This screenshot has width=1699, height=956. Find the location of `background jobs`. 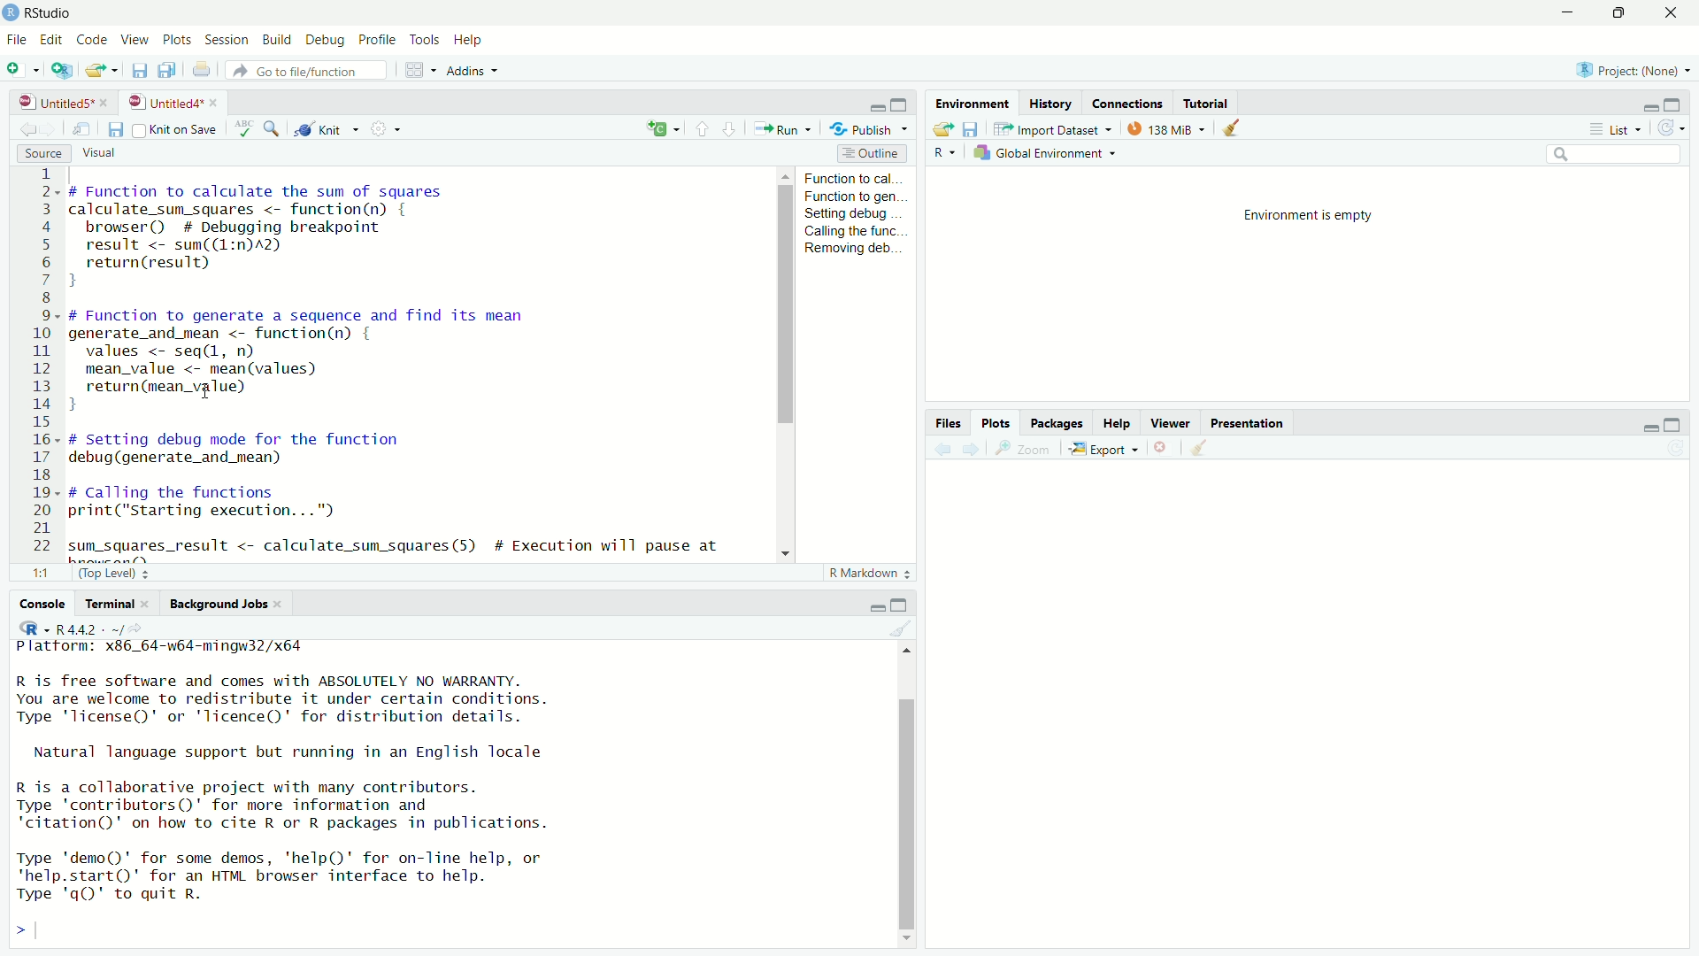

background jobs is located at coordinates (218, 603).